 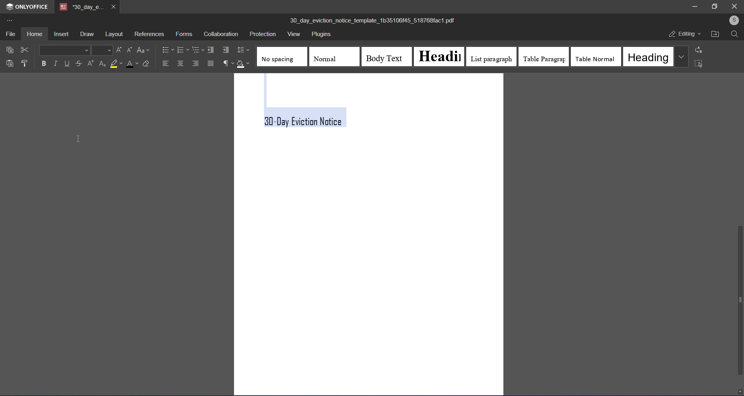 I want to click on bold, so click(x=43, y=64).